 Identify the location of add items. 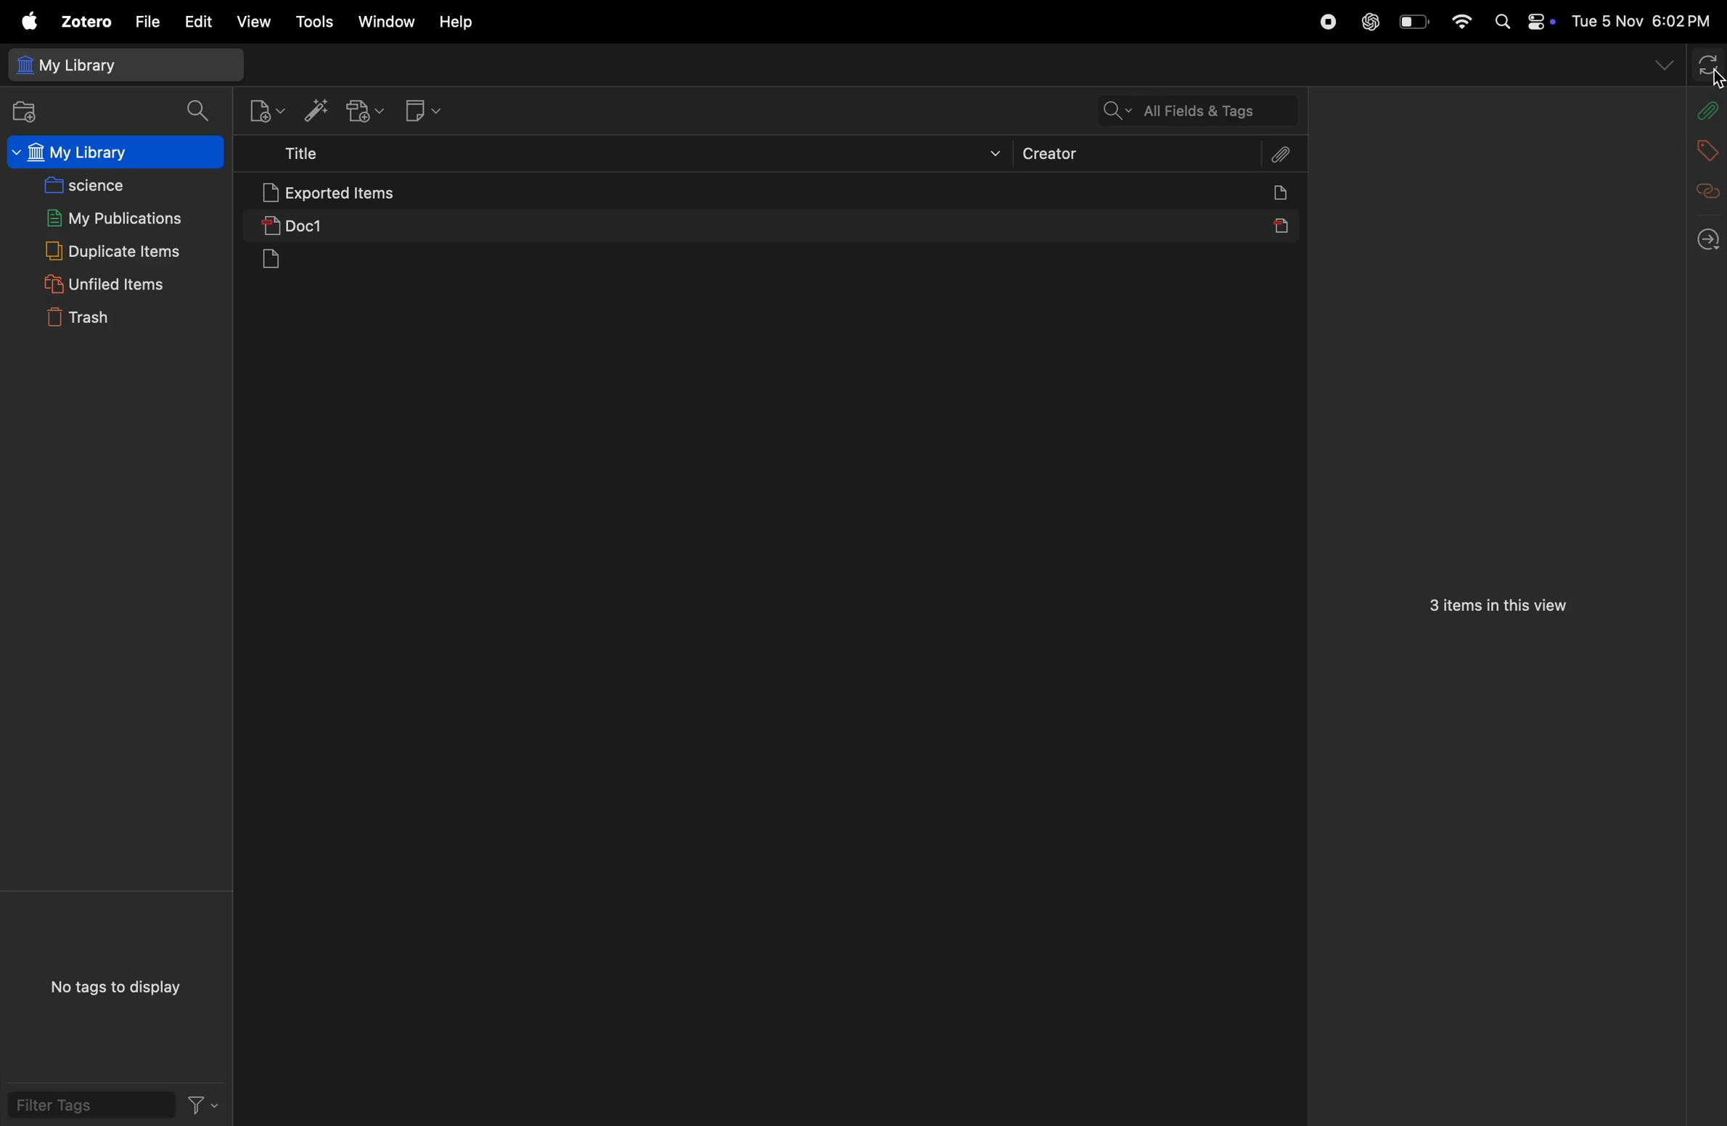
(318, 110).